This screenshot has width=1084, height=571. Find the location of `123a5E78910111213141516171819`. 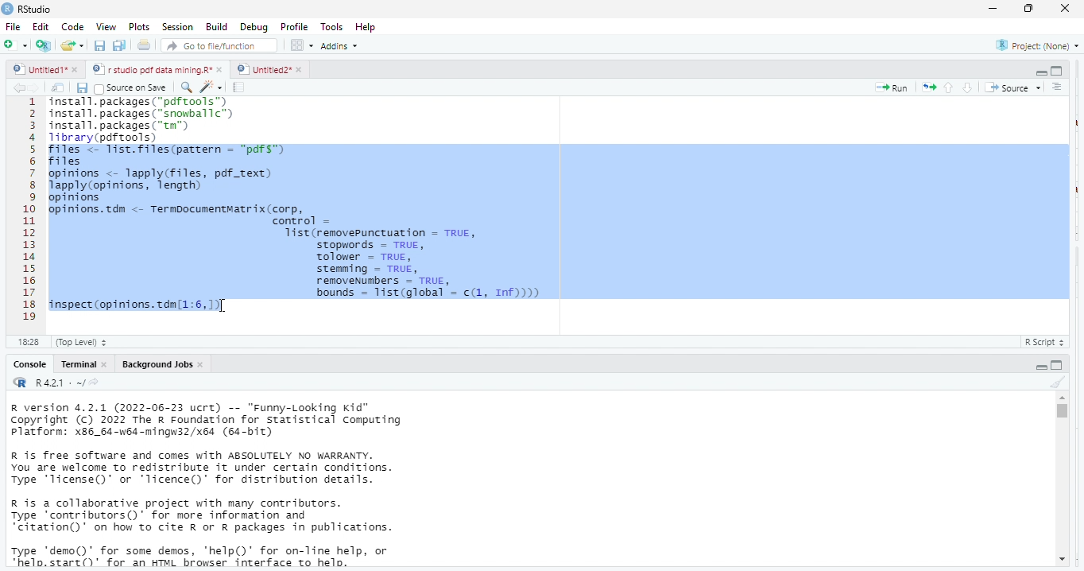

123a5E78910111213141516171819 is located at coordinates (29, 211).